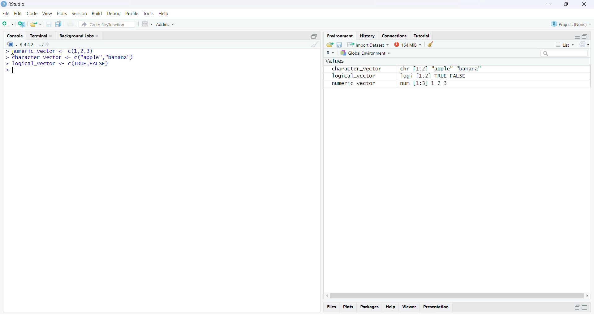 The image size is (594, 315). Describe the element at coordinates (18, 14) in the screenshot. I see `edit` at that location.